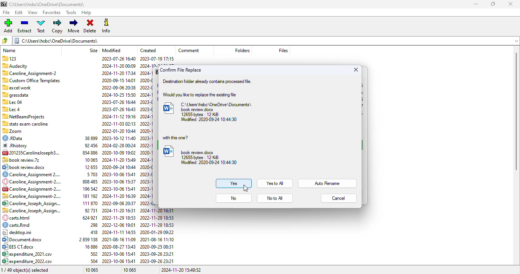 The width and height of the screenshot is (520, 274). Describe the element at coordinates (181, 70) in the screenshot. I see `confirm file replace` at that location.